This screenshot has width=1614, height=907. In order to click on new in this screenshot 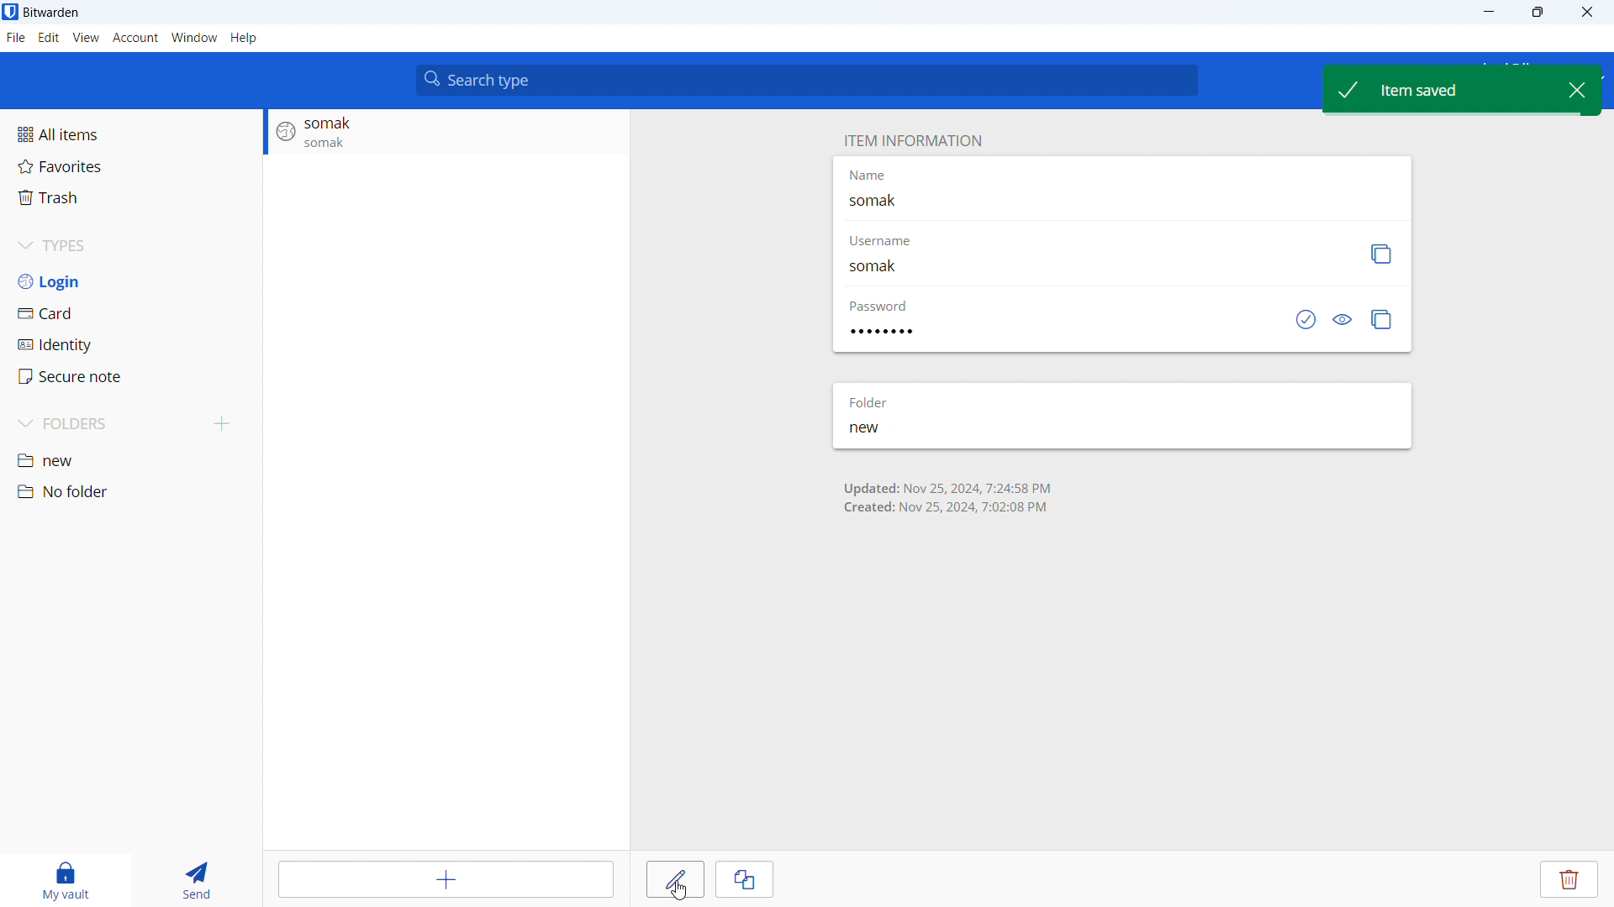, I will do `click(884, 430)`.